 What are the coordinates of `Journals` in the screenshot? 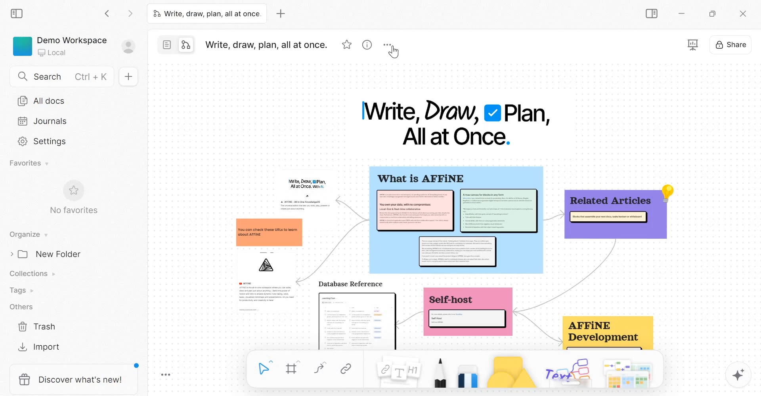 It's located at (48, 122).